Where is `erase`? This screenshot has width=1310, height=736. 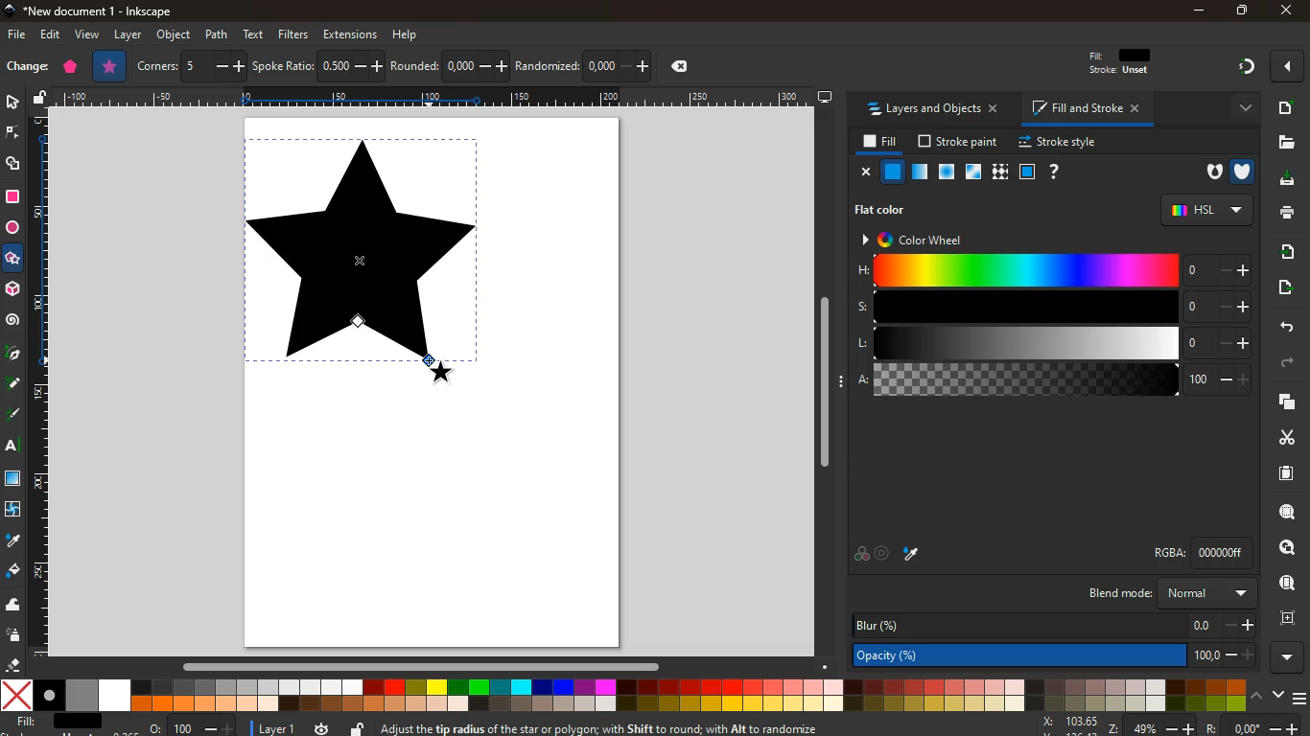
erase is located at coordinates (13, 663).